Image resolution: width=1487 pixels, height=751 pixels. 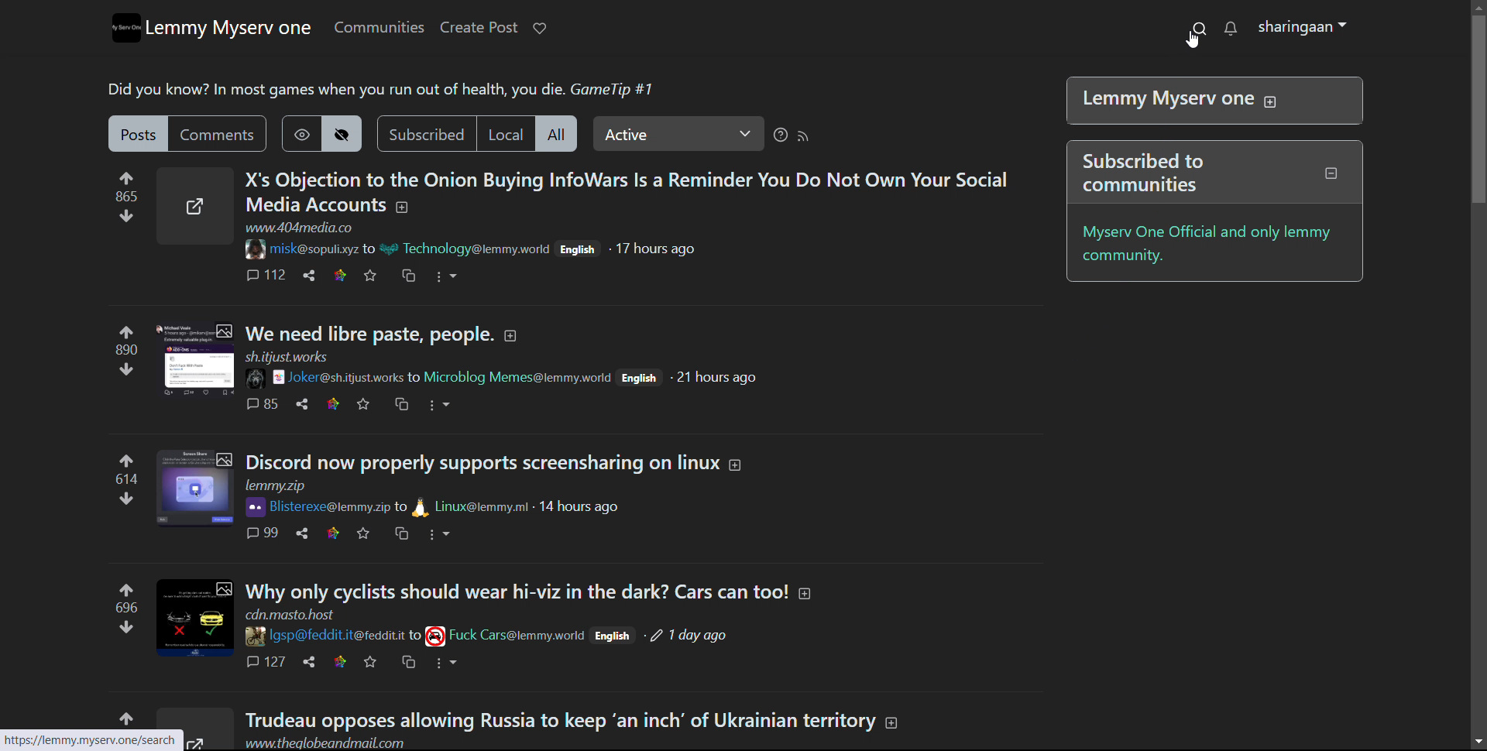 I want to click on Lemmy myserv one logo and name, so click(x=211, y=27).